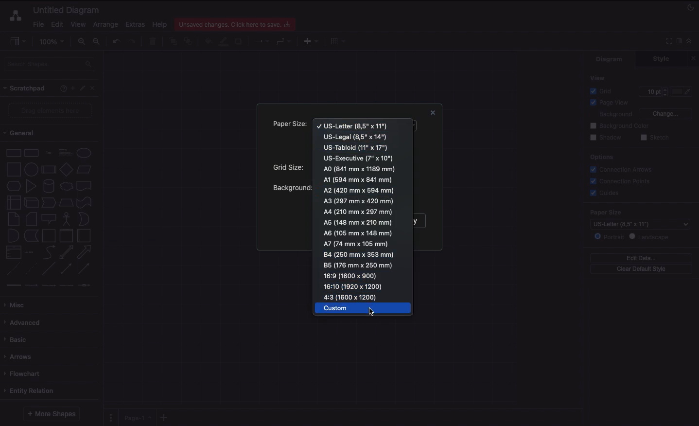  I want to click on Guides, so click(606, 194).